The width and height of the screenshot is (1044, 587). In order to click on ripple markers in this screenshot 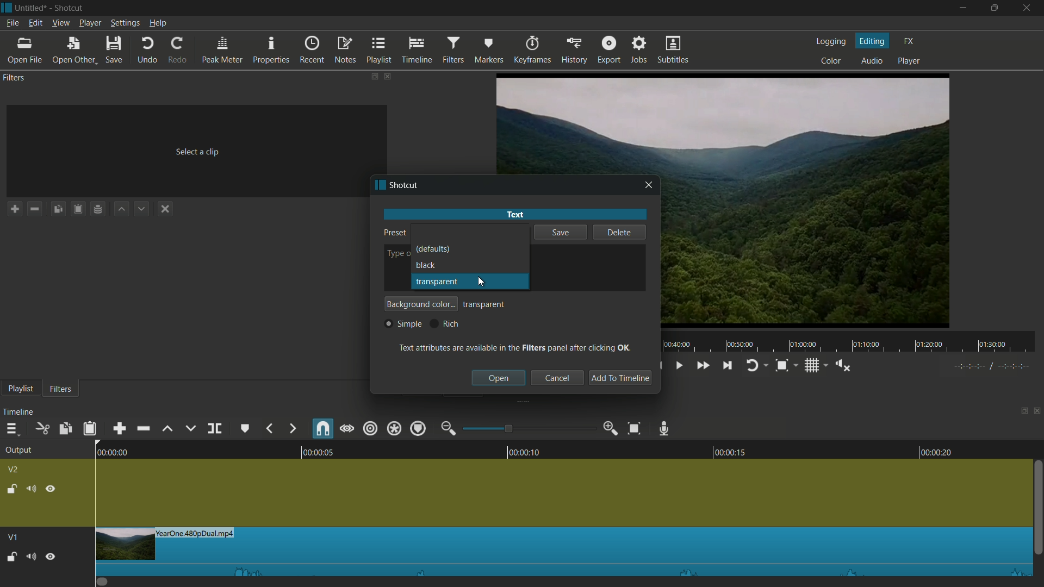, I will do `click(417, 429)`.